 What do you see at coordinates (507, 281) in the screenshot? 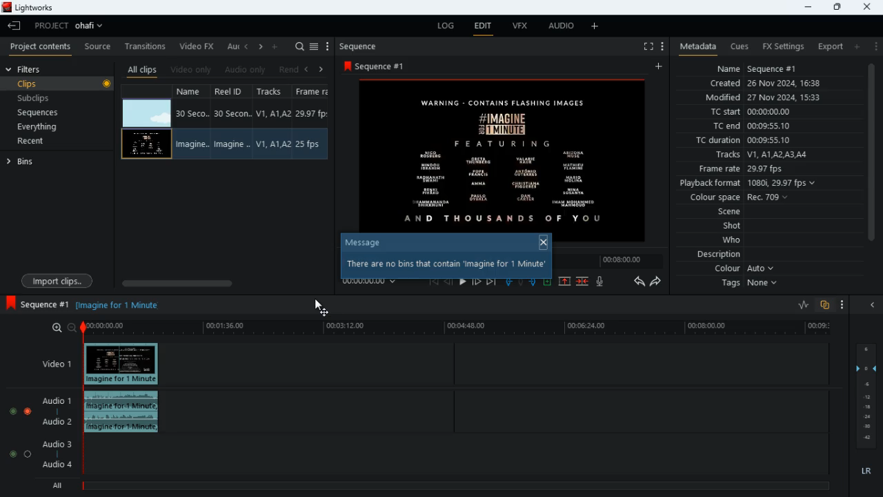
I see `pull` at bounding box center [507, 281].